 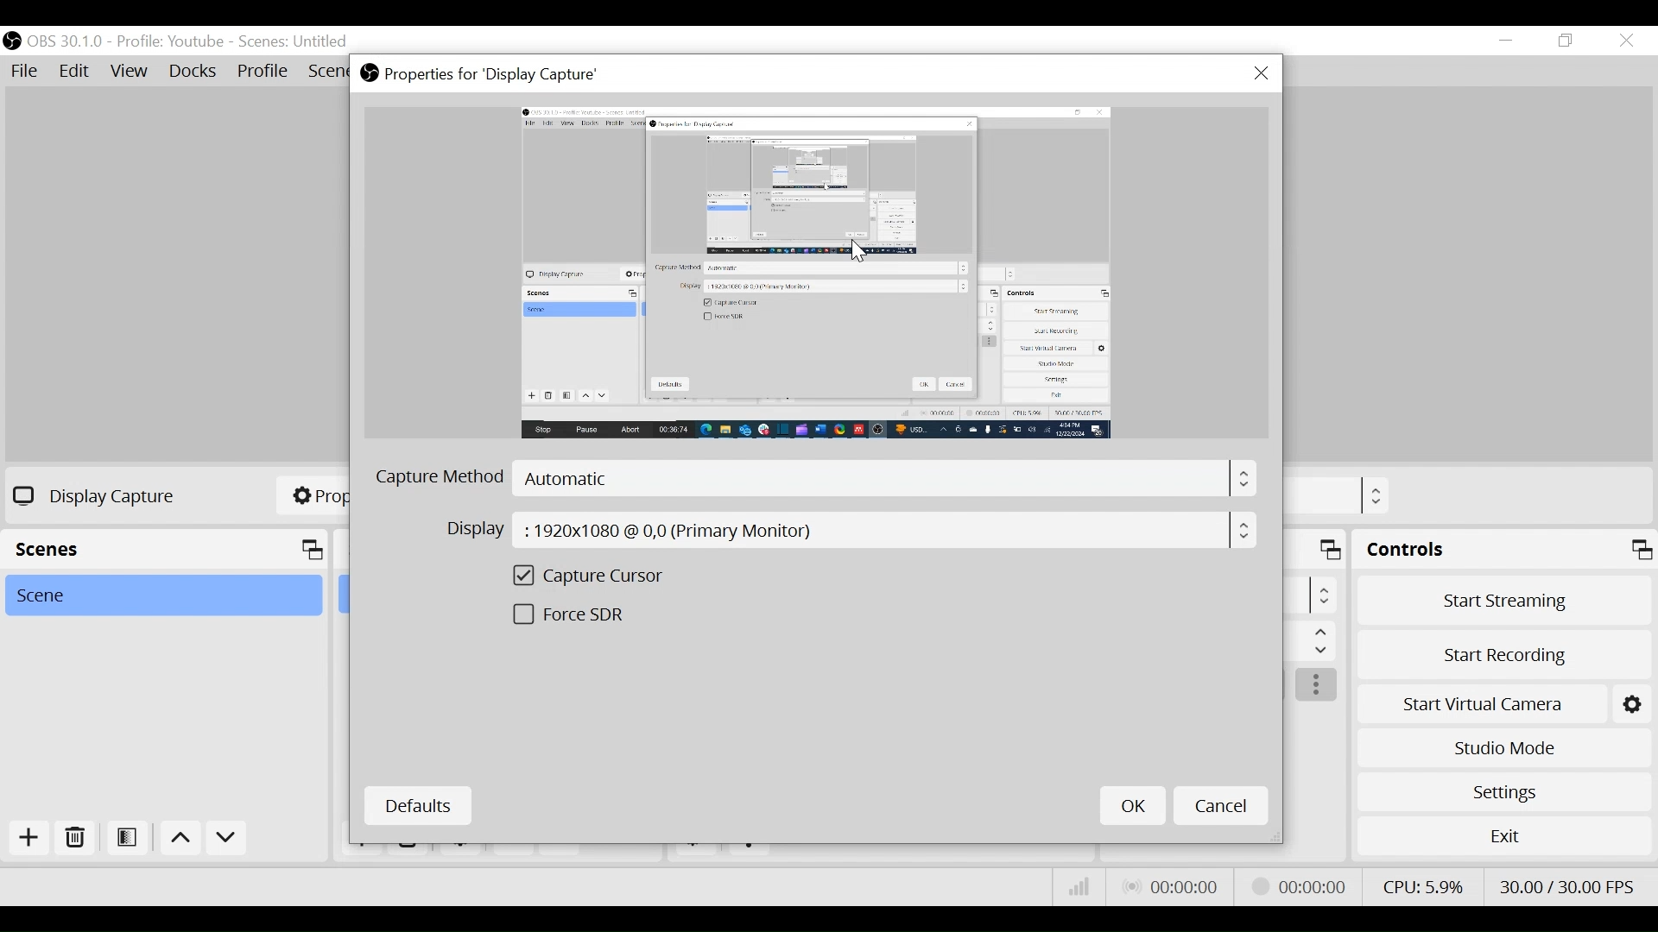 What do you see at coordinates (129, 72) in the screenshot?
I see `View` at bounding box center [129, 72].